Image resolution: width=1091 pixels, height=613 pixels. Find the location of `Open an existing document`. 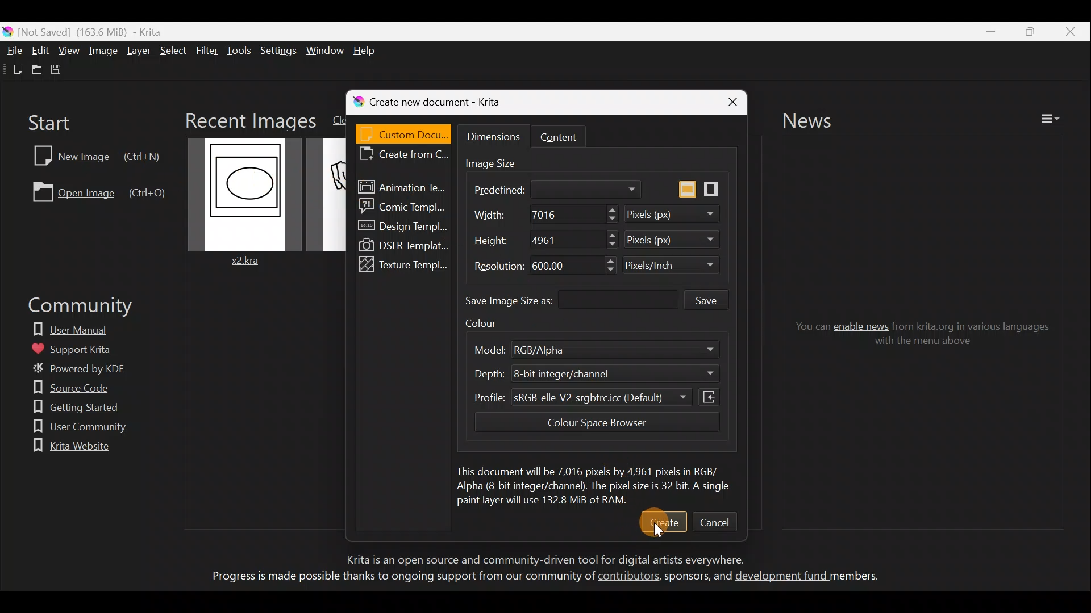

Open an existing document is located at coordinates (35, 69).